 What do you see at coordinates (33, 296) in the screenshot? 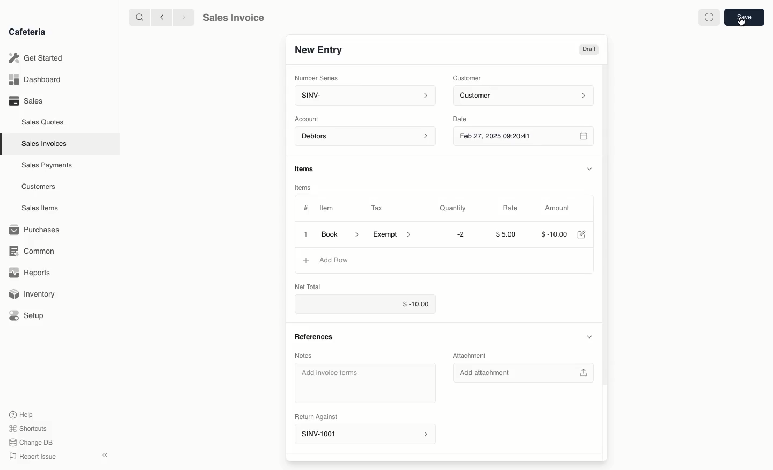
I see `Inventory` at bounding box center [33, 296].